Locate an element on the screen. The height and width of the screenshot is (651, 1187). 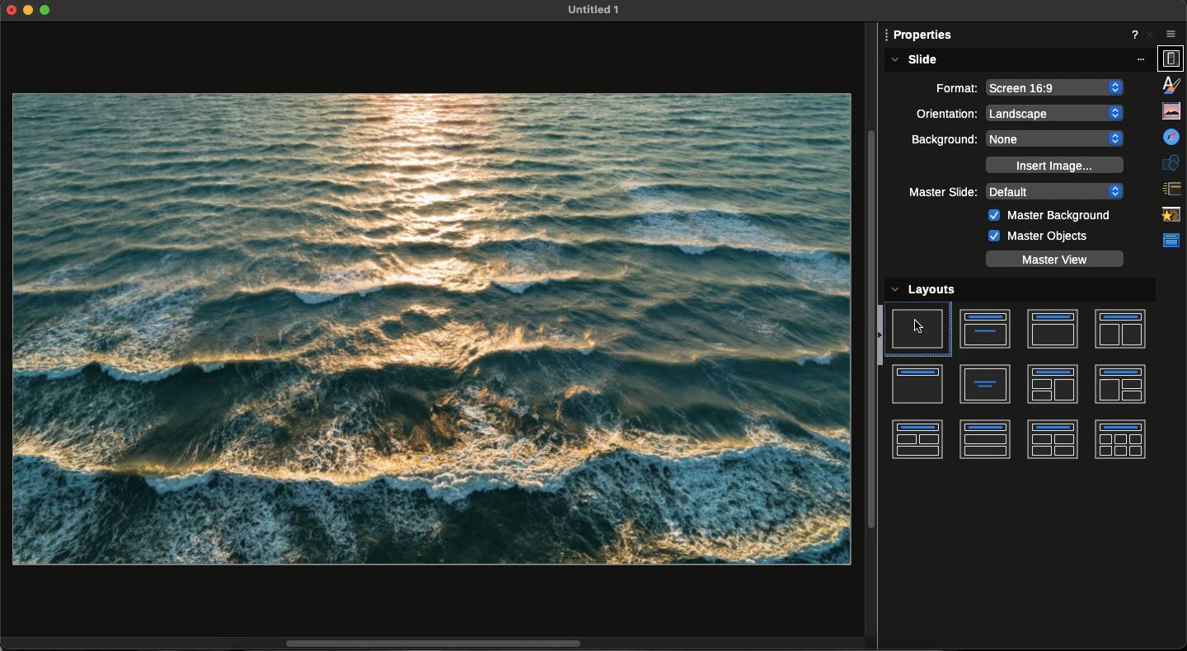
Title and four boxes is located at coordinates (1052, 439).